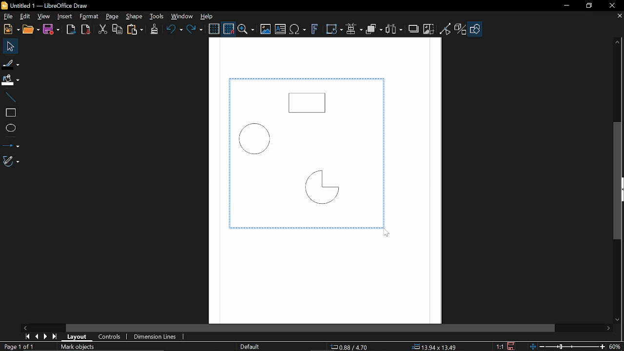  Describe the element at coordinates (395, 30) in the screenshot. I see `Select at least three objects to distribute` at that location.